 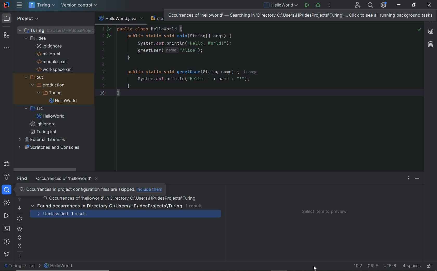 I want to click on Database, so click(x=431, y=44).